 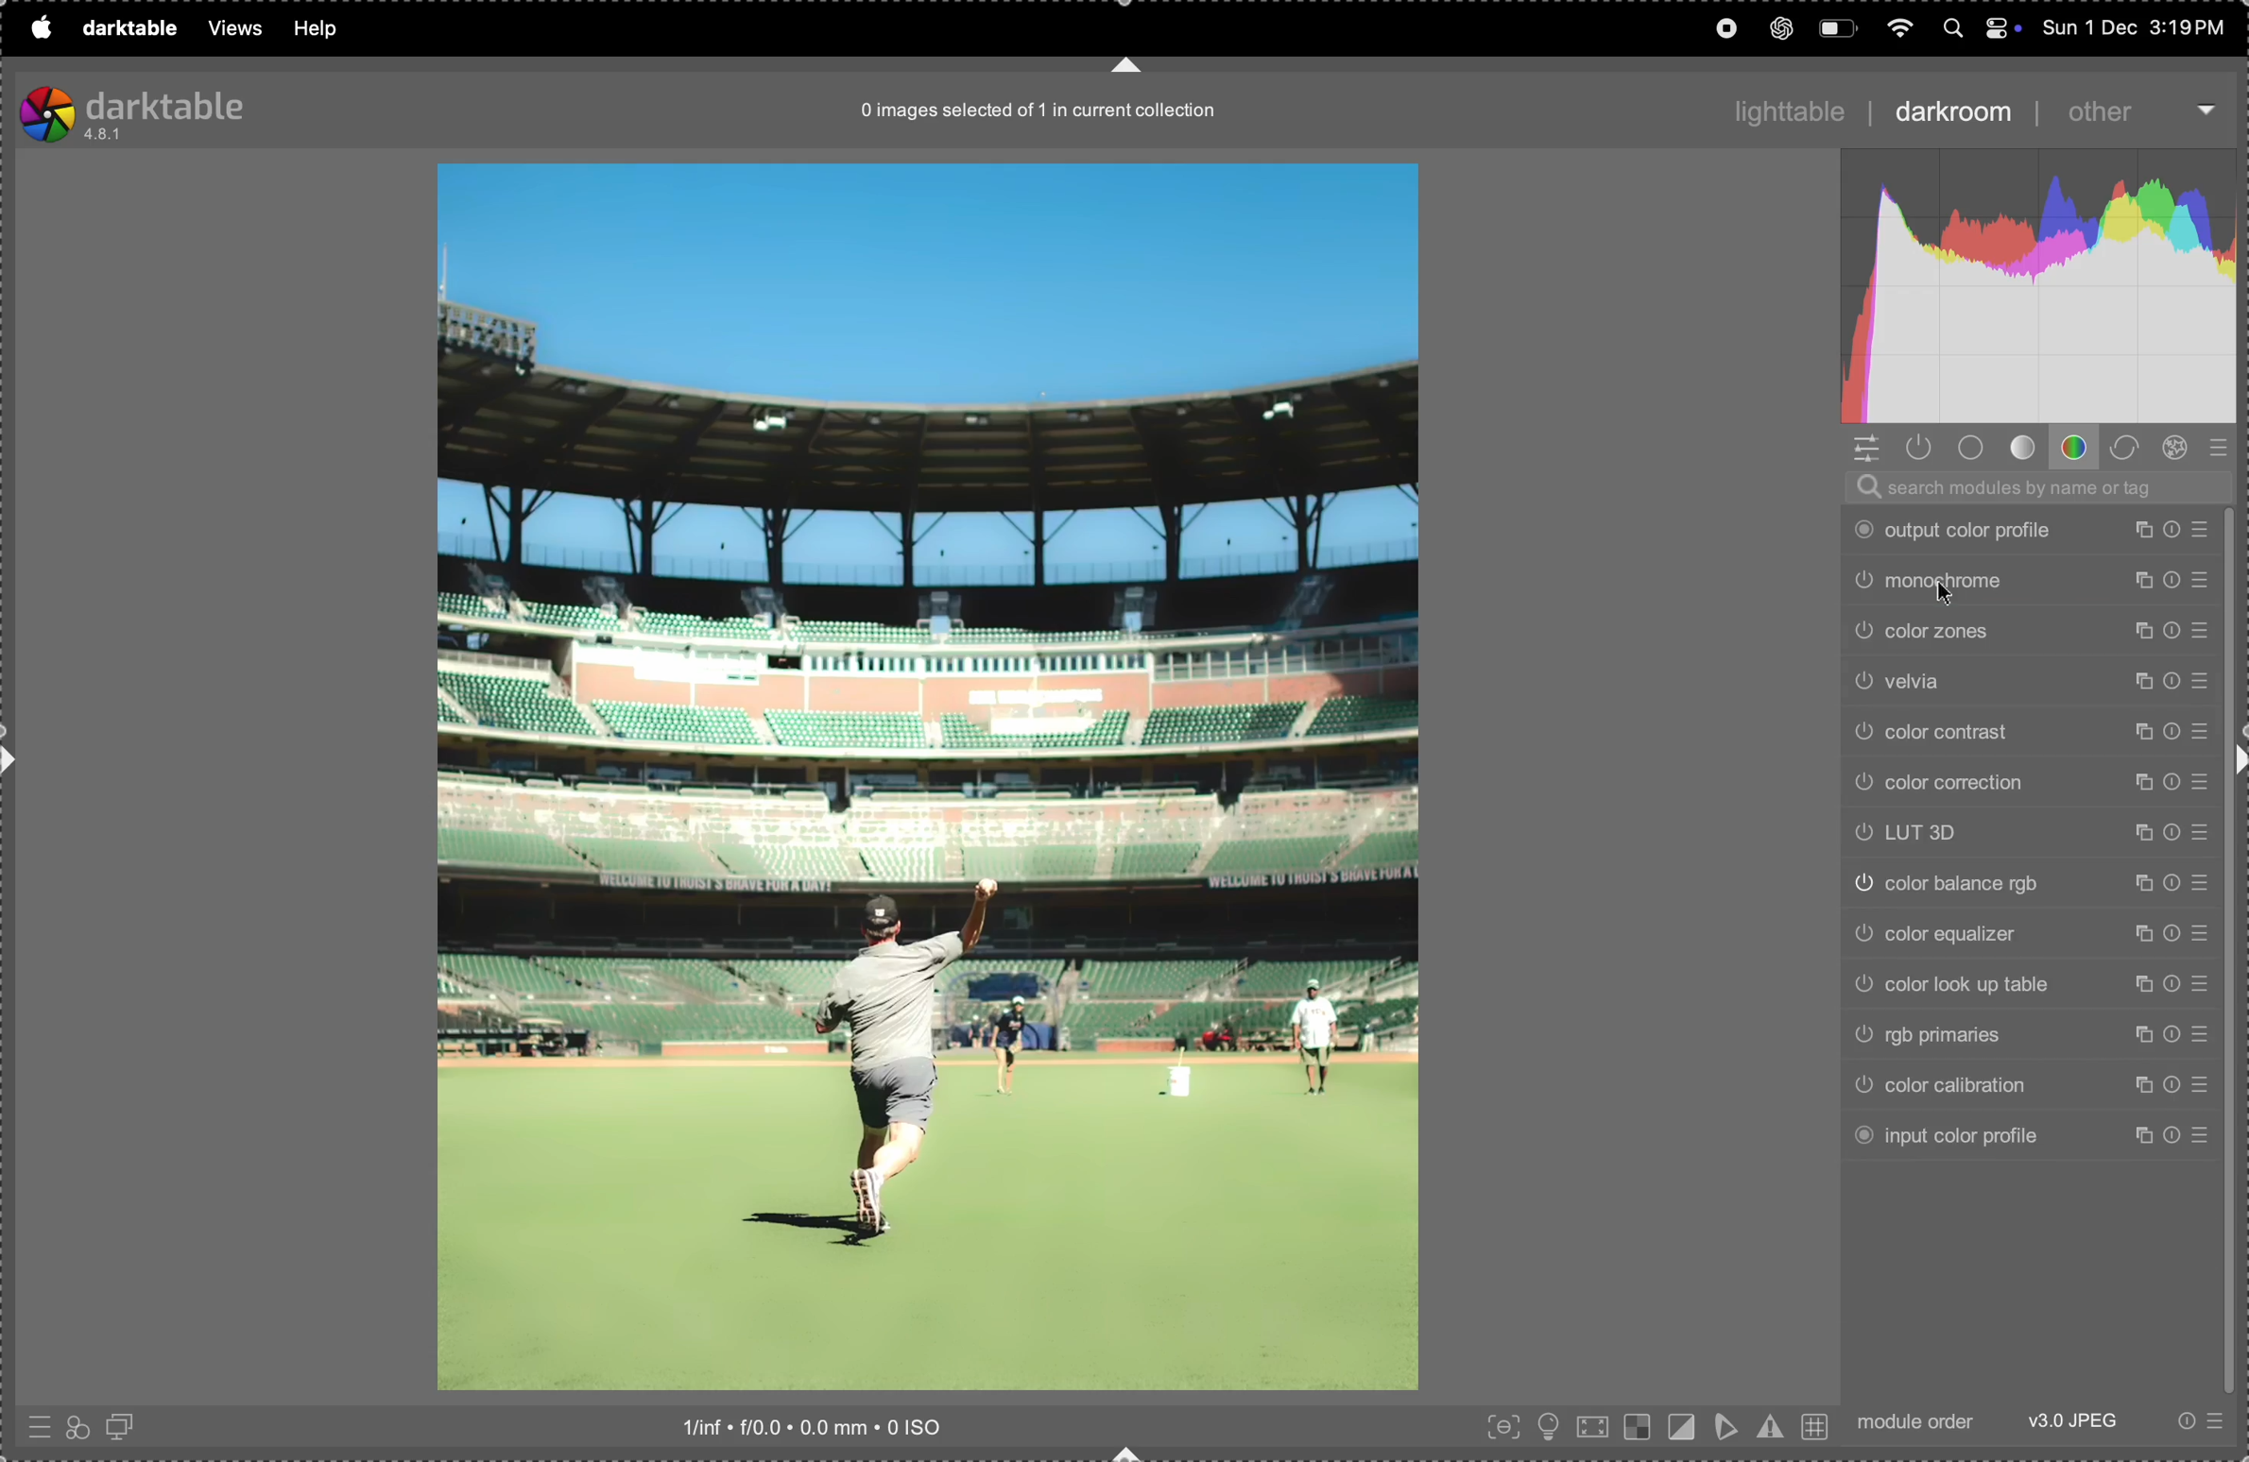 What do you see at coordinates (1594, 1426) in the screenshot?
I see `full screen` at bounding box center [1594, 1426].